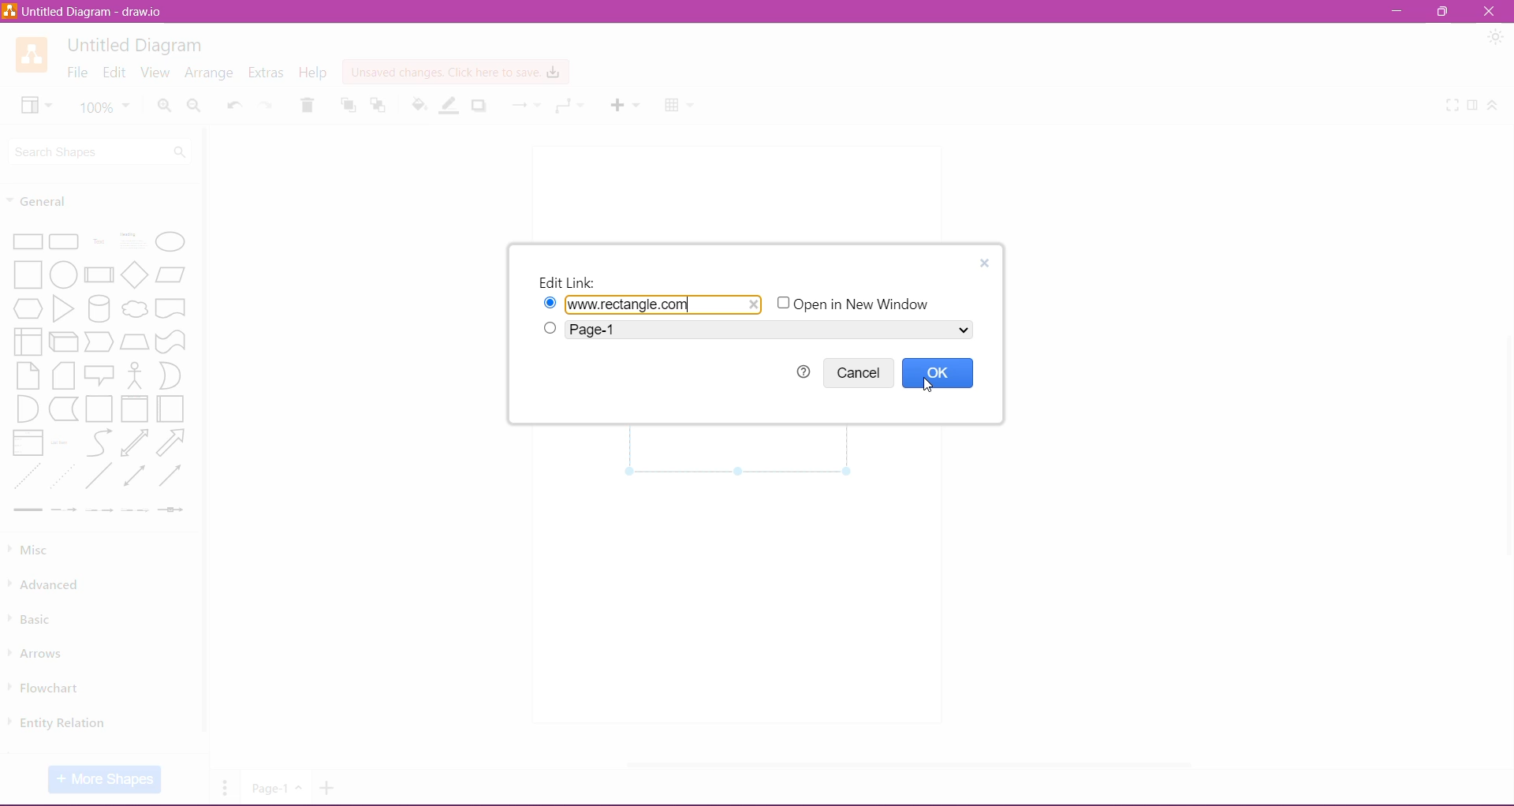 The width and height of the screenshot is (1514, 806). What do you see at coordinates (235, 103) in the screenshot?
I see `Undo` at bounding box center [235, 103].